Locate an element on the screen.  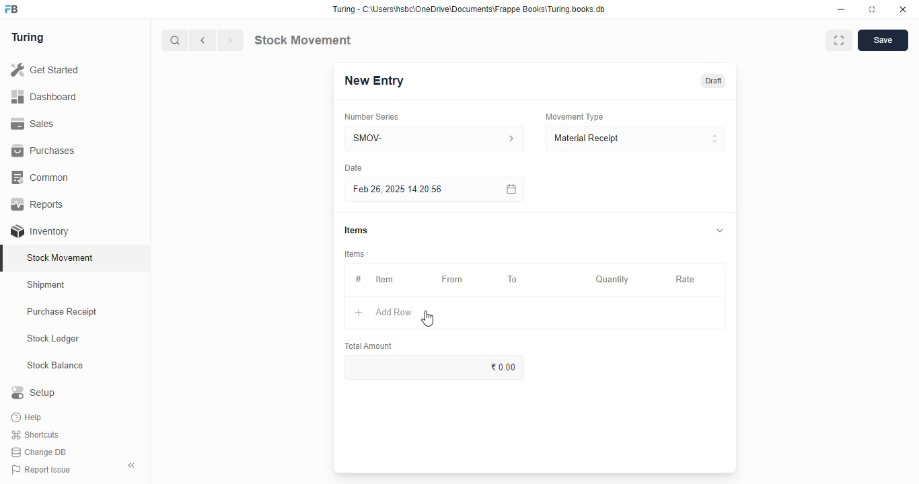
get started is located at coordinates (46, 70).